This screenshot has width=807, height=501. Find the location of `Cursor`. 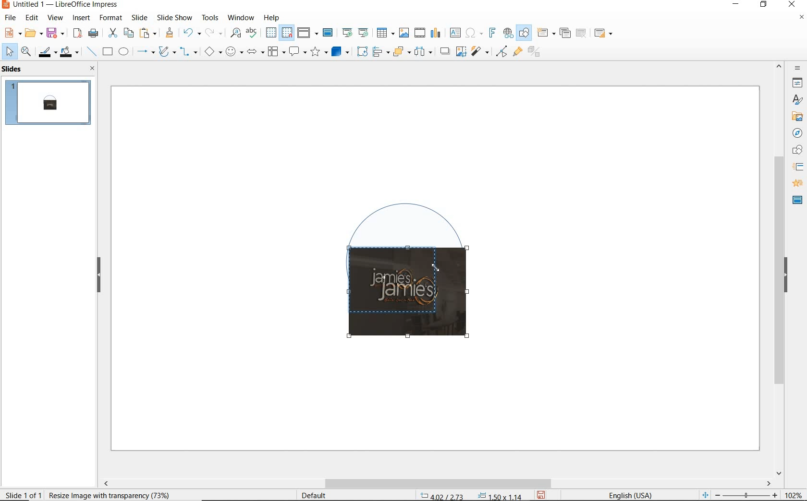

Cursor is located at coordinates (436, 267).